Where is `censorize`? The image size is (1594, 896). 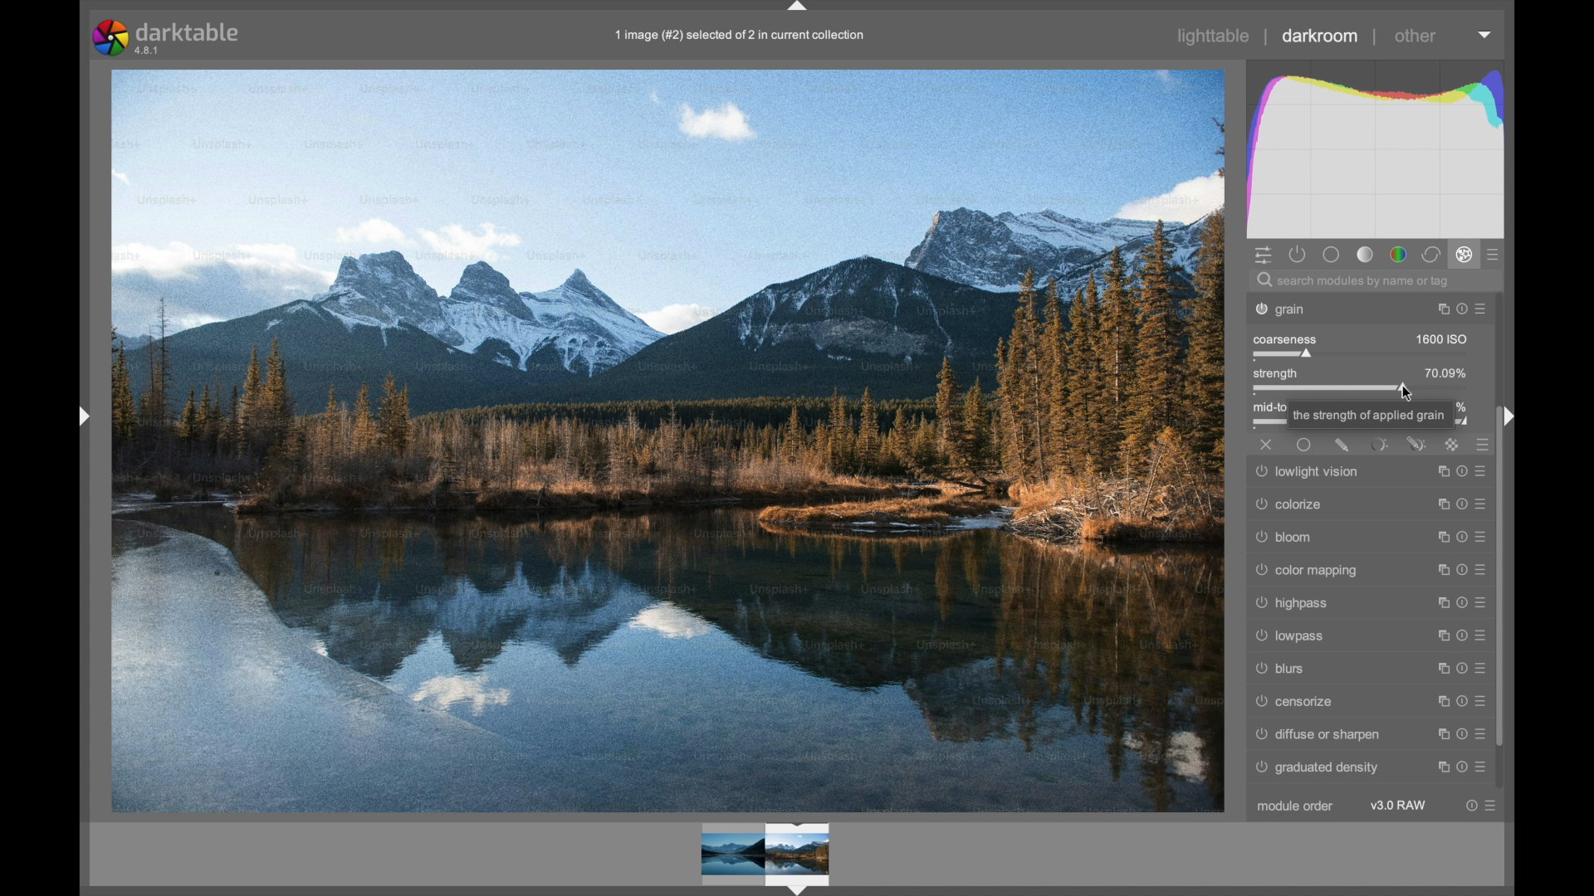
censorize is located at coordinates (1292, 702).